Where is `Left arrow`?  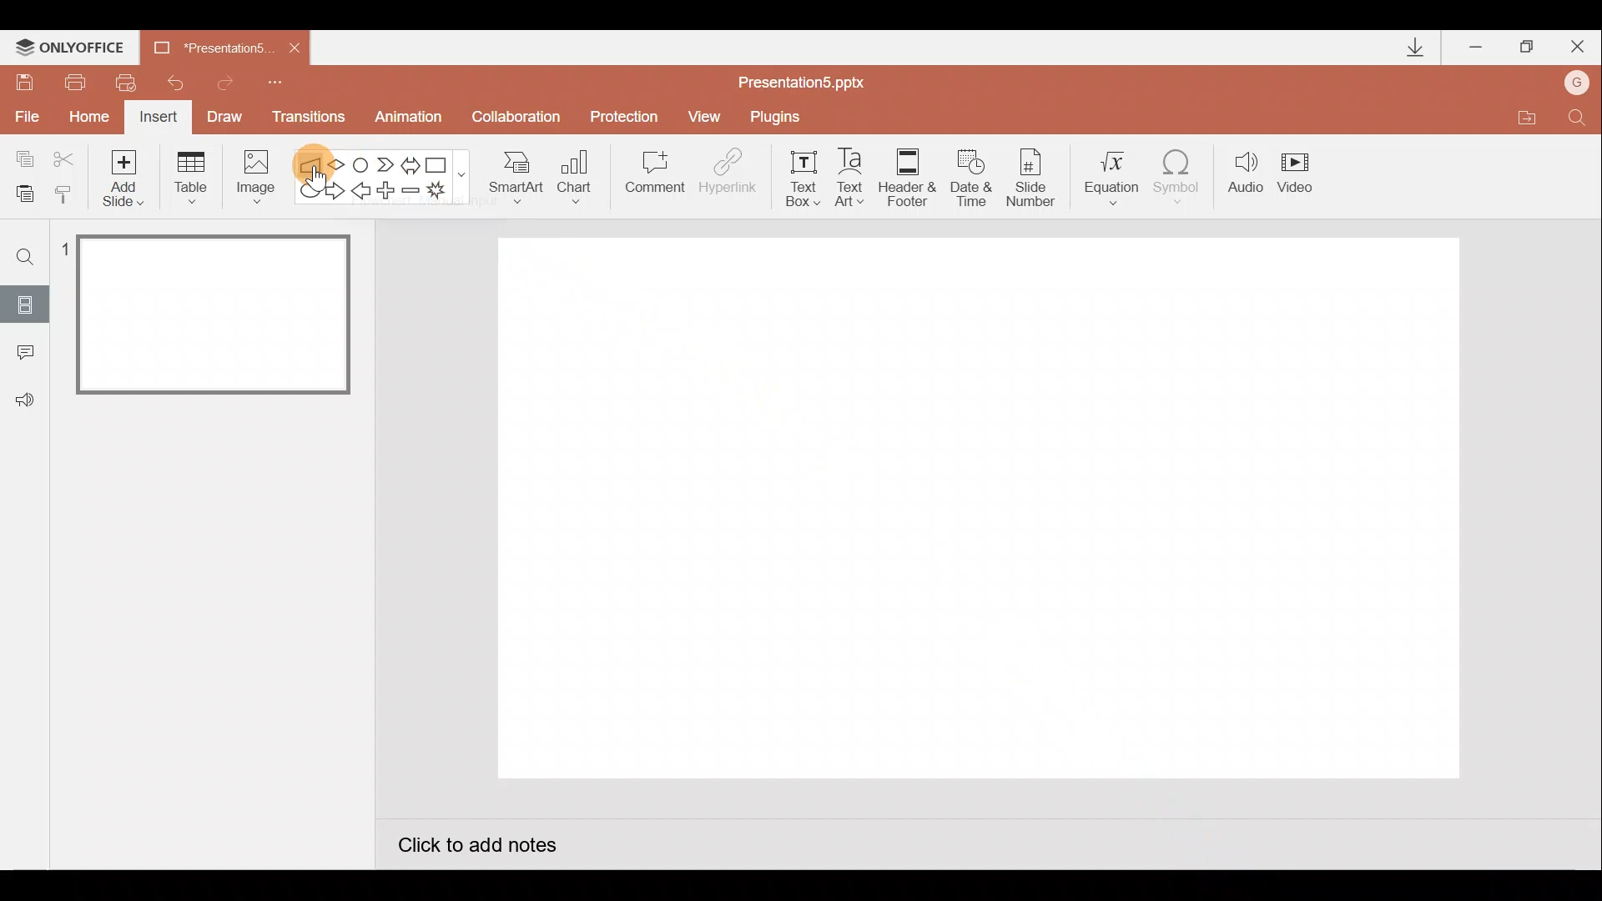 Left arrow is located at coordinates (362, 193).